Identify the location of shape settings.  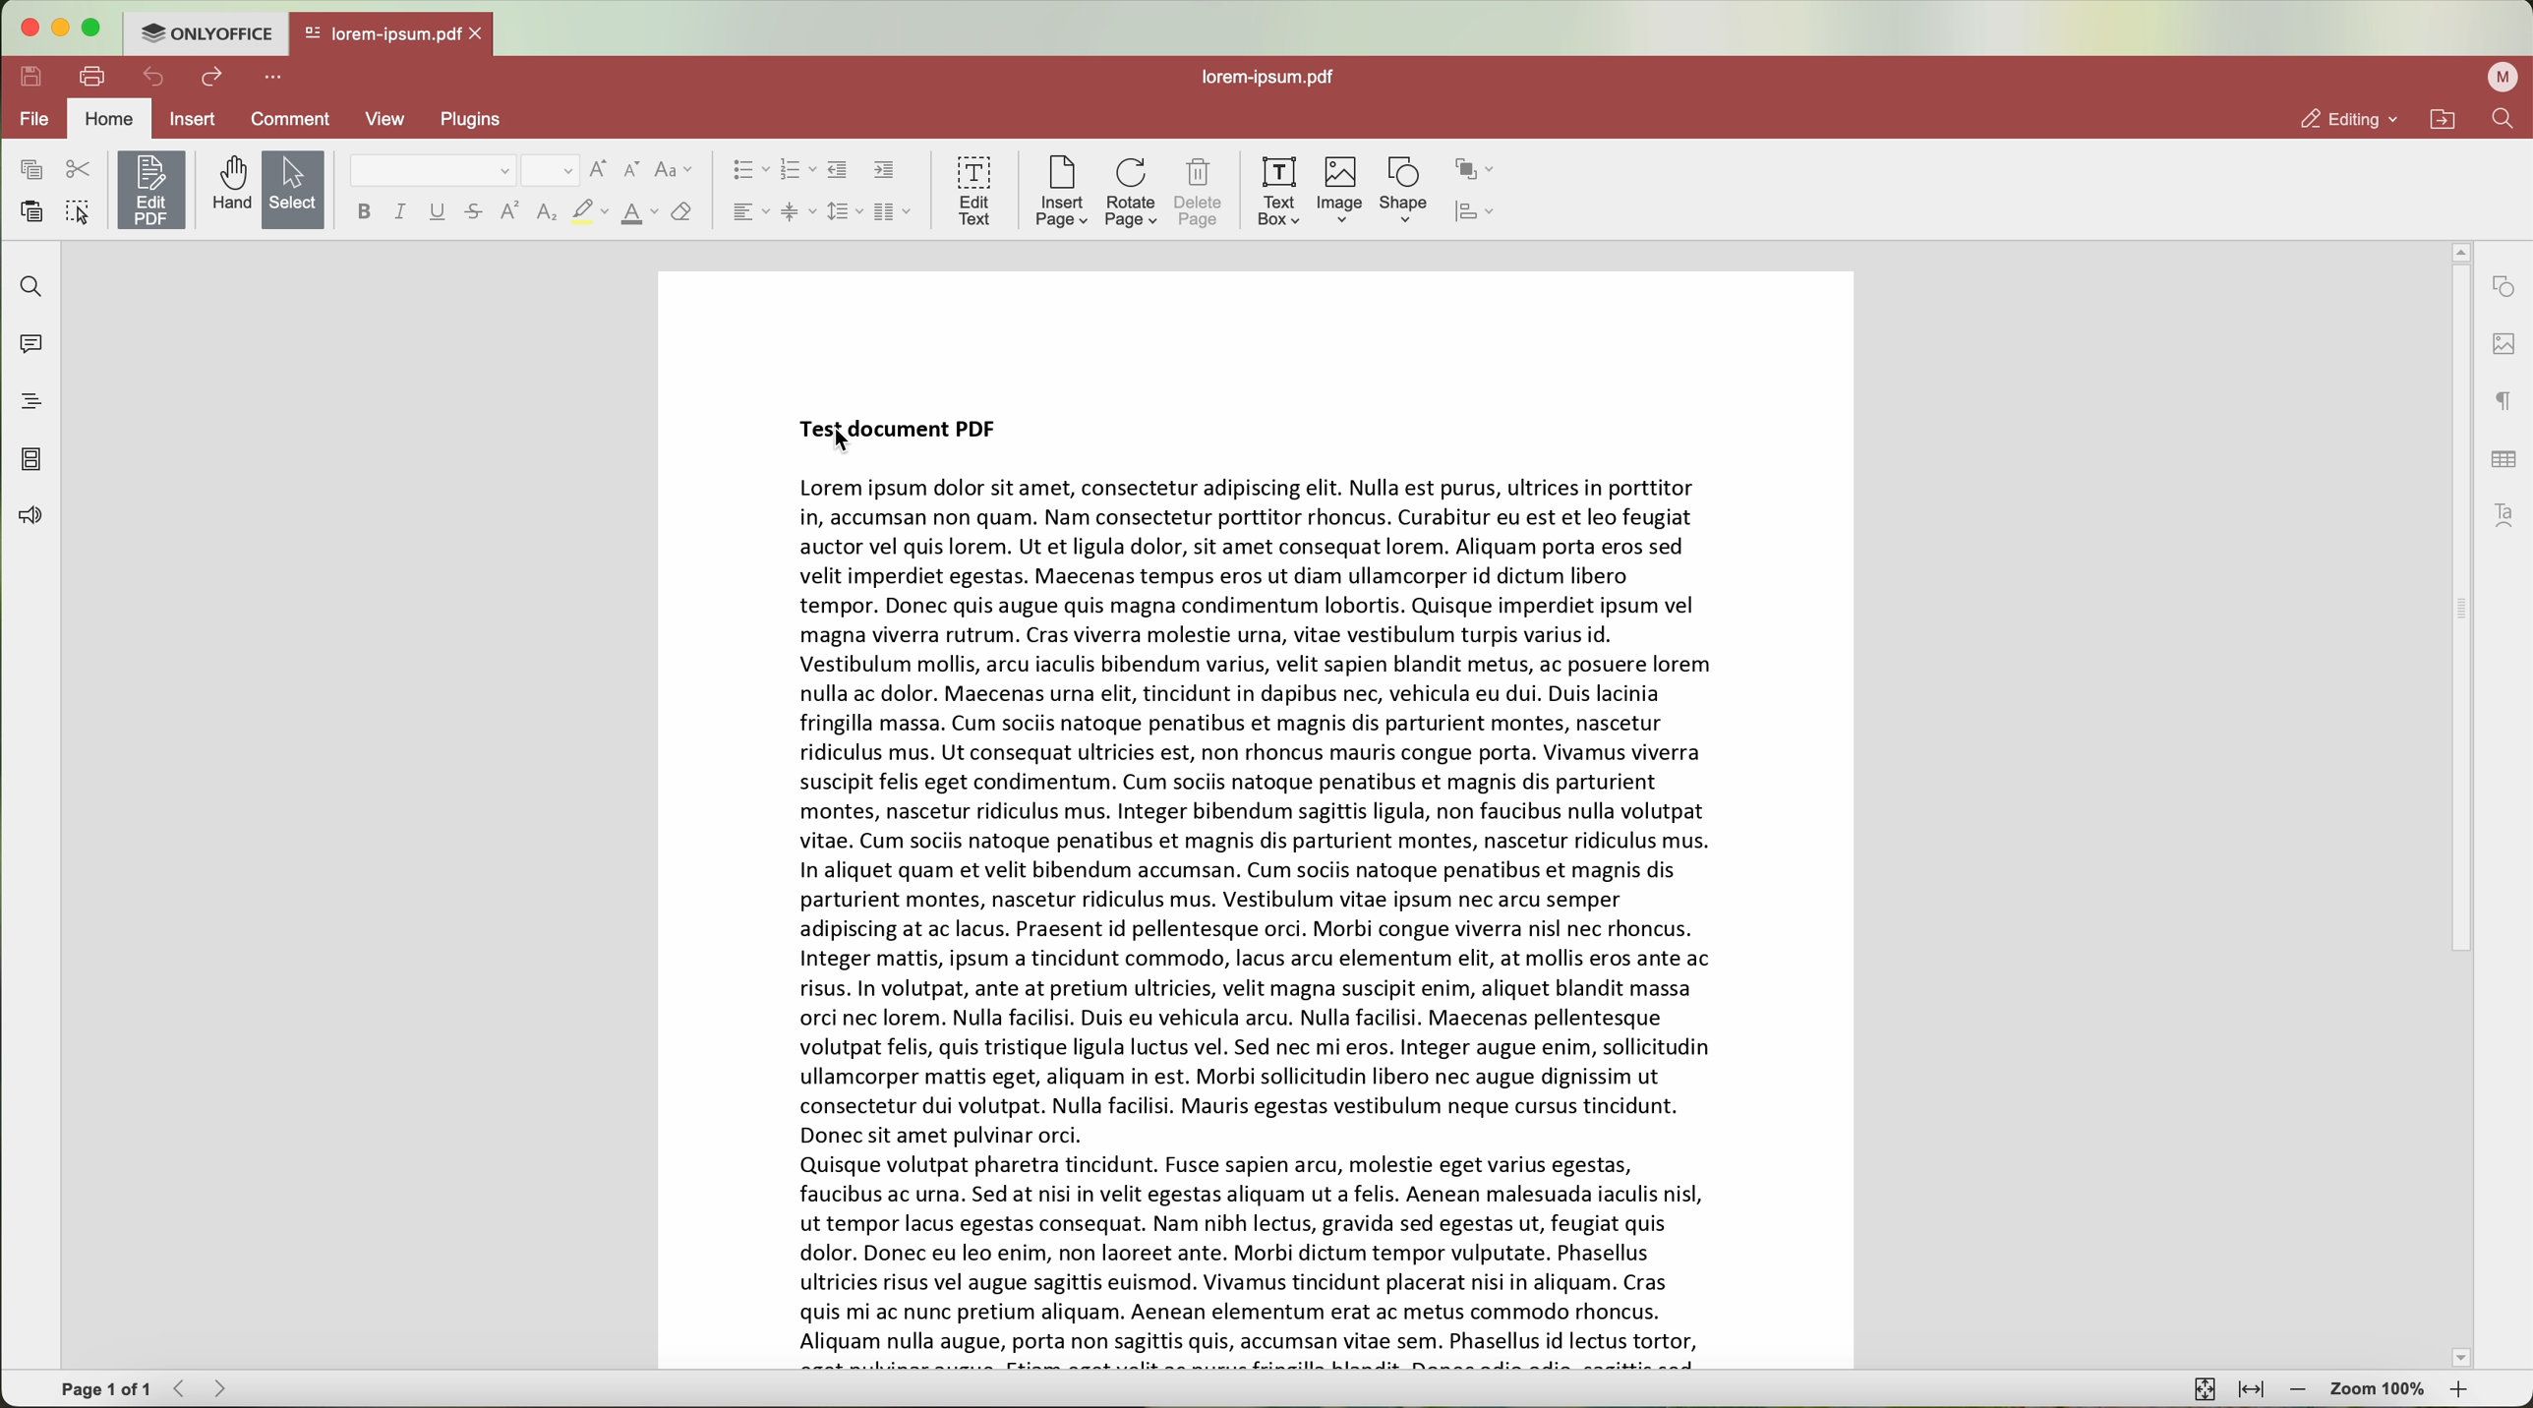
(2505, 289).